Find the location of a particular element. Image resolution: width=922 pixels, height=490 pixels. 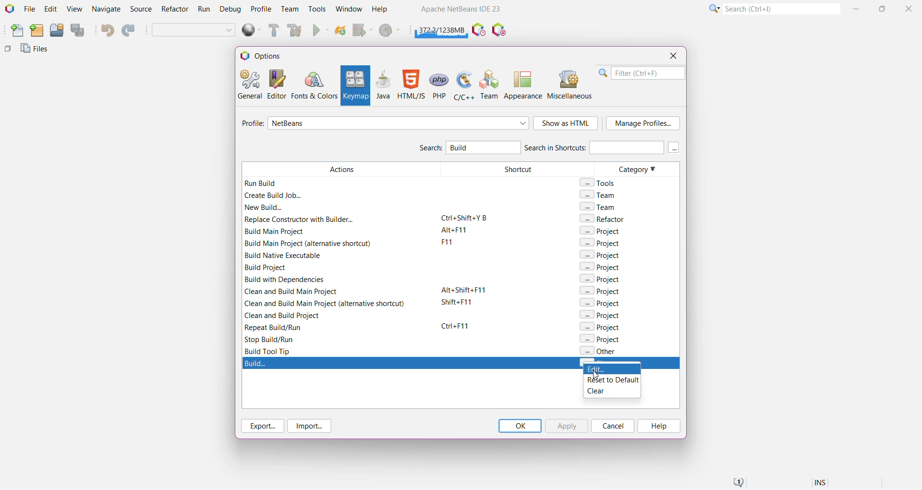

File is located at coordinates (29, 9).